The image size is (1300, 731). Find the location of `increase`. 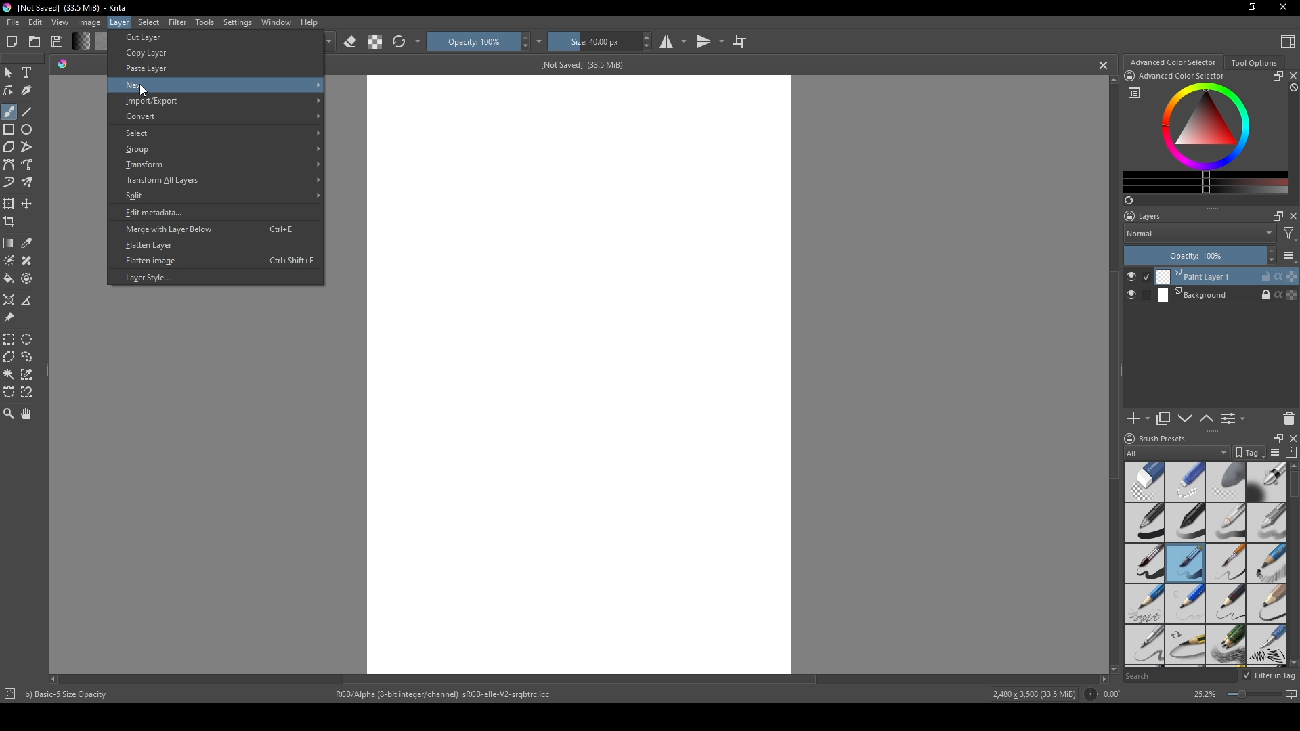

increase is located at coordinates (1271, 250).